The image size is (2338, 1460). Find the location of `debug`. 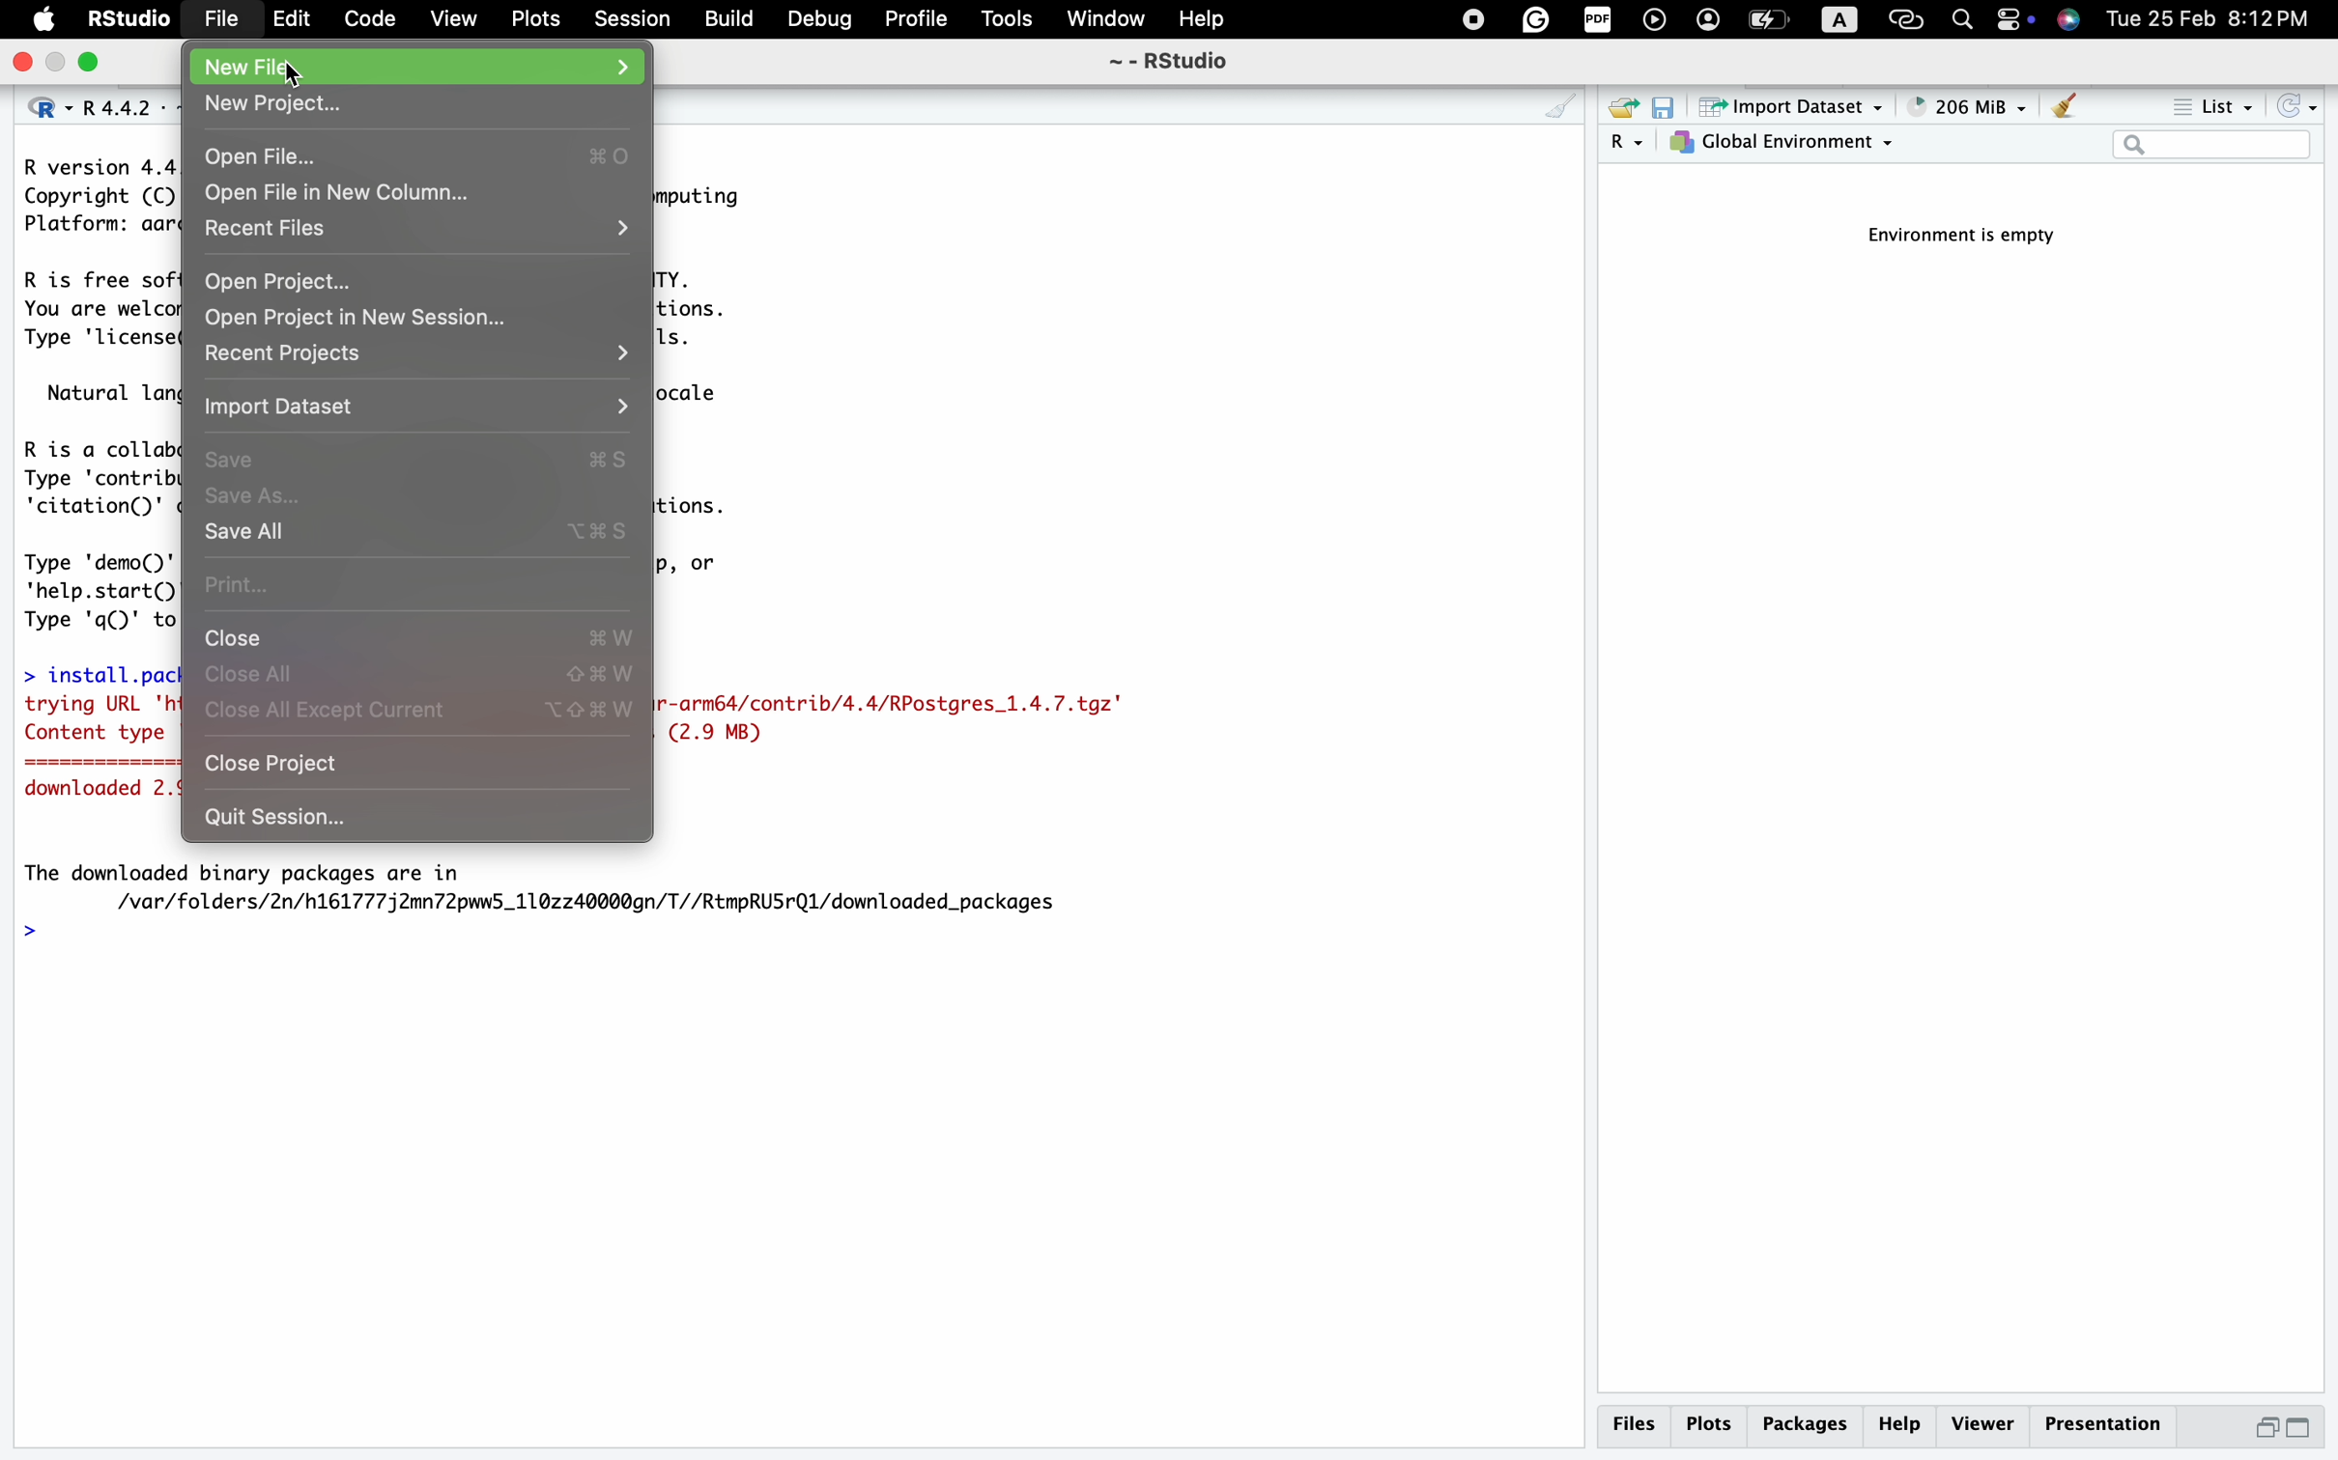

debug is located at coordinates (817, 18).